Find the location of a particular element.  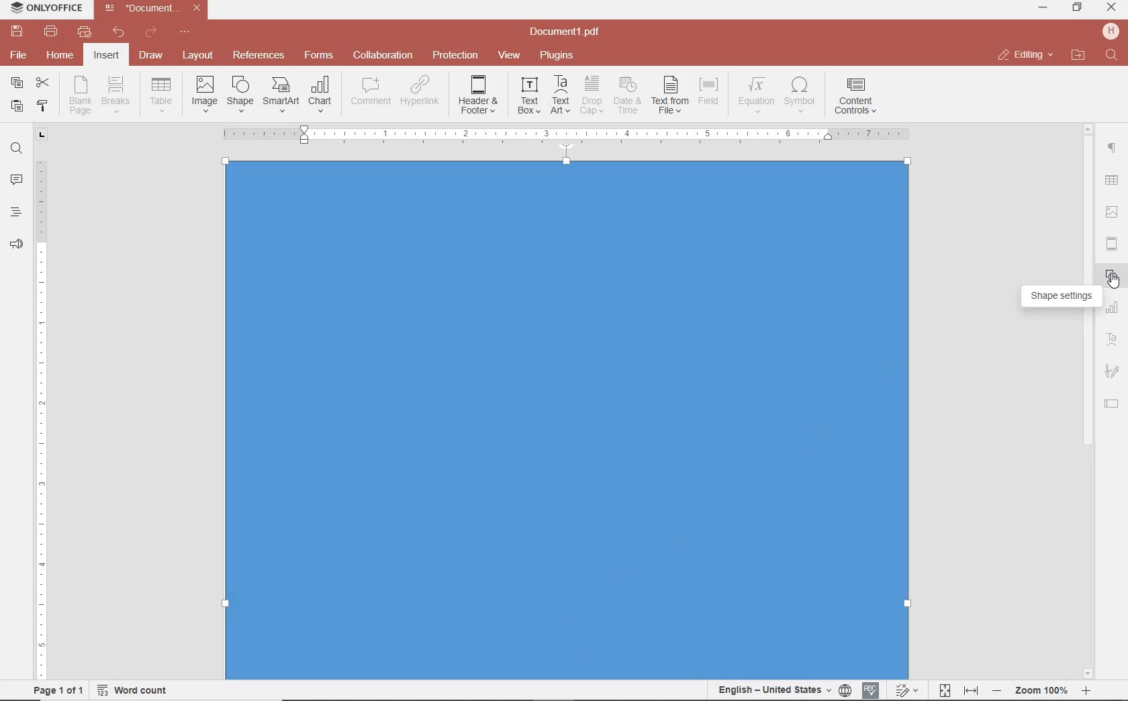

copy is located at coordinates (17, 84).